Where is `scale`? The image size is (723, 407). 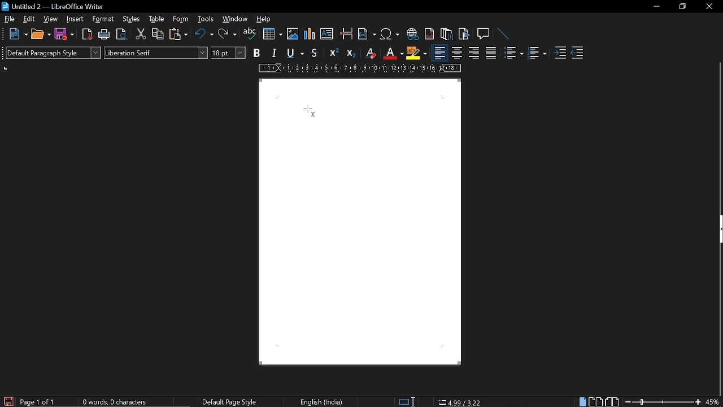
scale is located at coordinates (360, 68).